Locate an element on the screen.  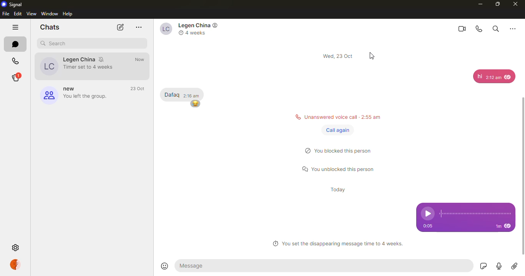
seen is located at coordinates (509, 227).